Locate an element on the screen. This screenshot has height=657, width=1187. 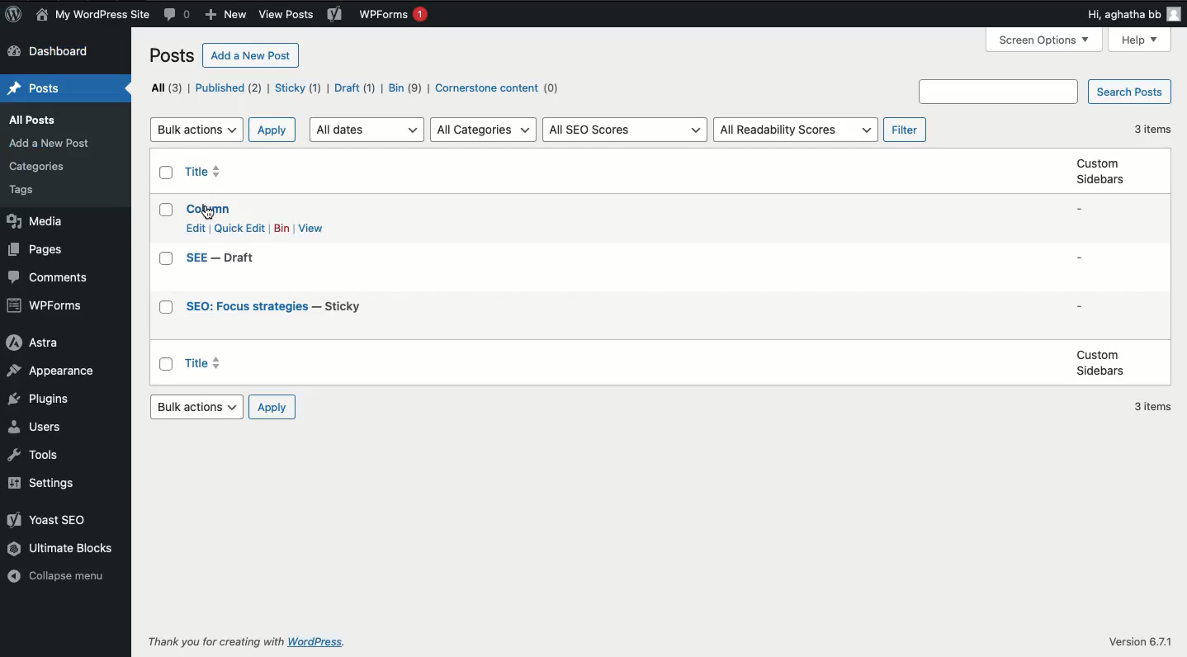
 is located at coordinates (28, 190).